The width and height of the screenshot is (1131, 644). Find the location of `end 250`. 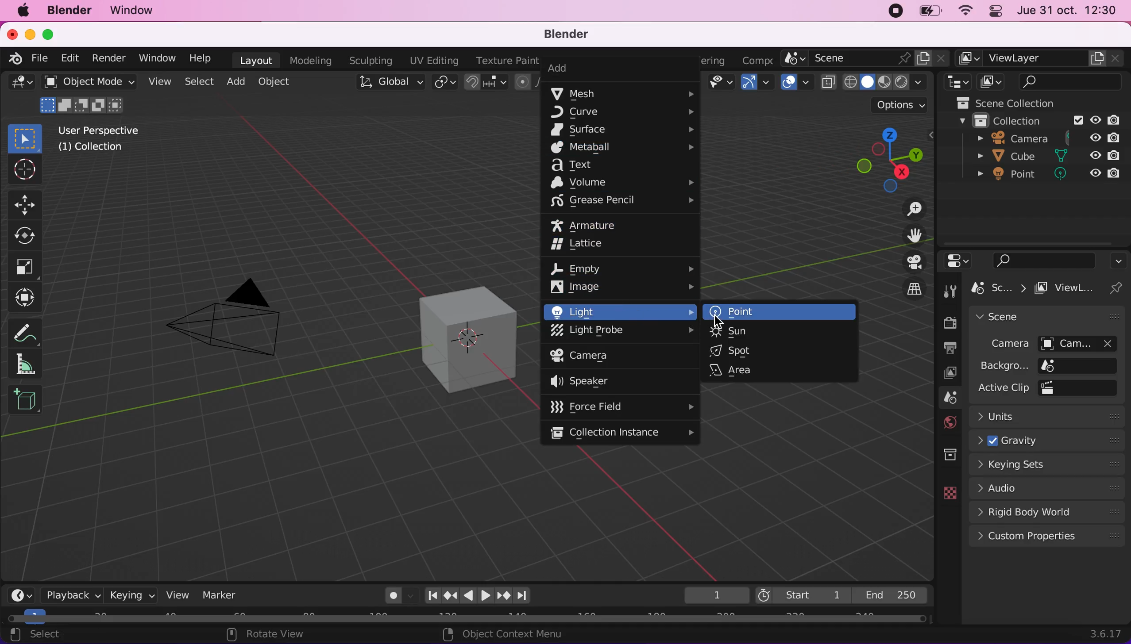

end 250 is located at coordinates (893, 595).